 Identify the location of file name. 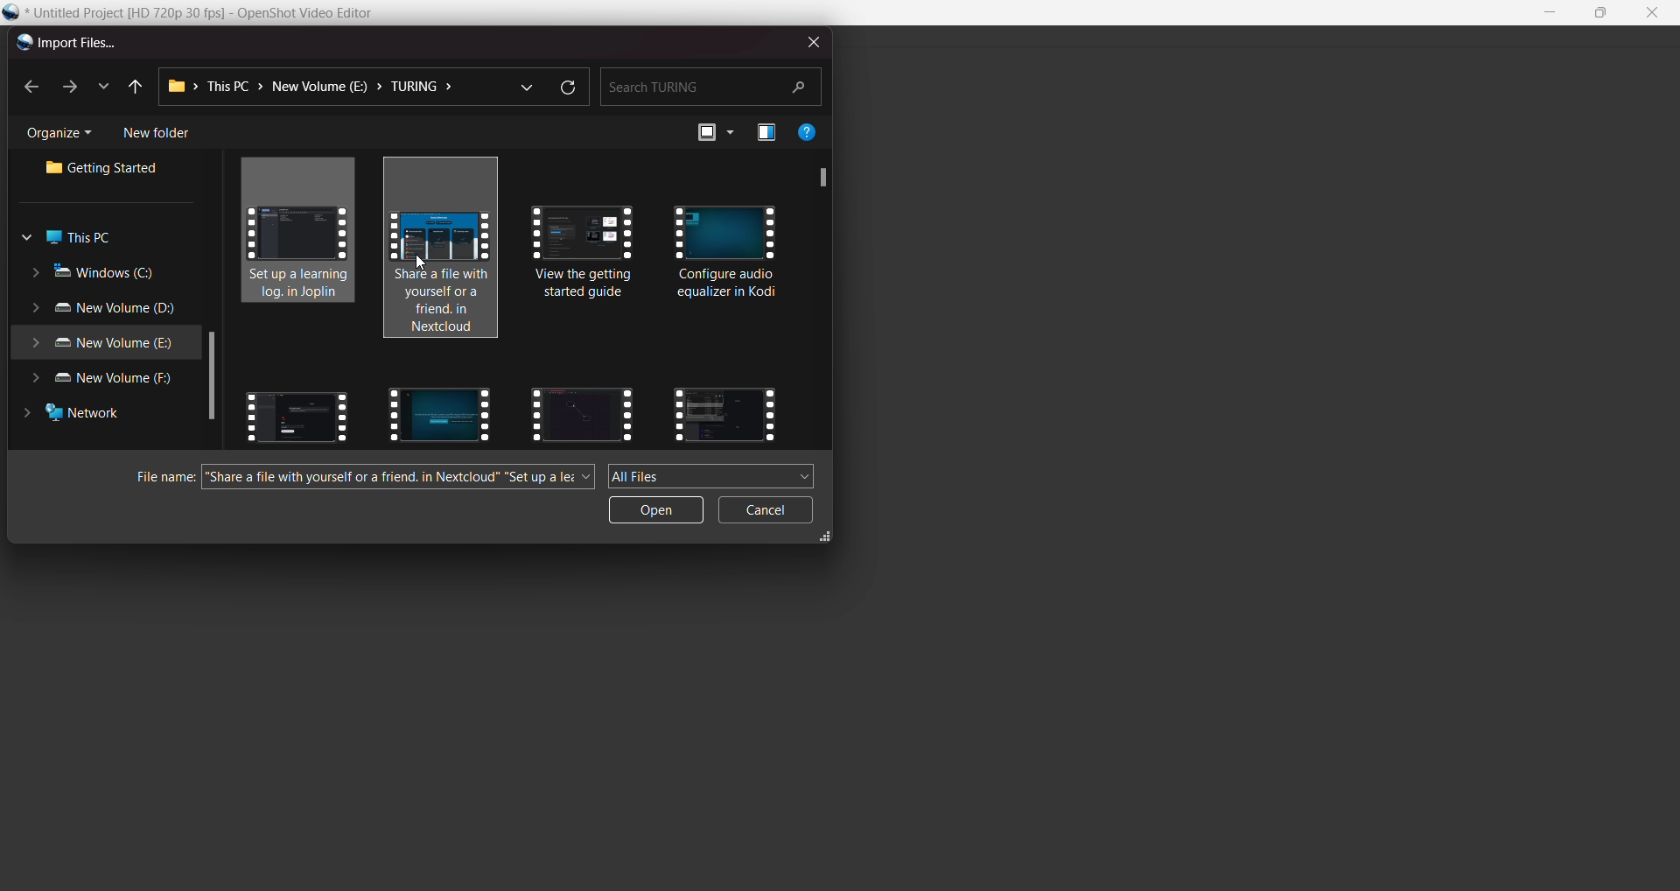
(157, 478).